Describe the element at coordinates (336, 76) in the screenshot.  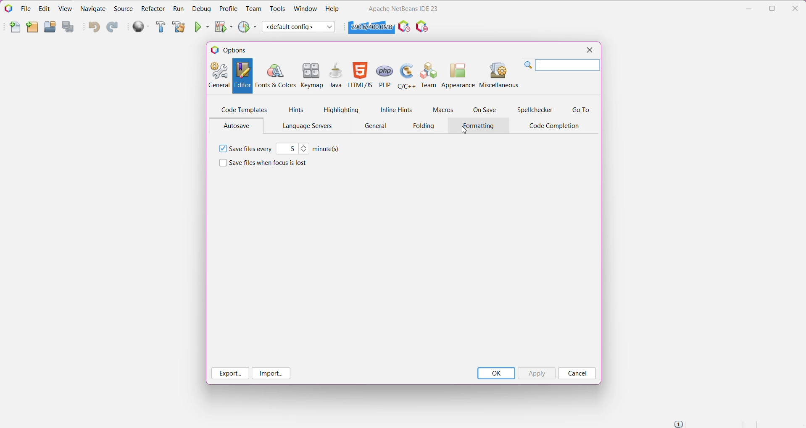
I see `Java` at that location.